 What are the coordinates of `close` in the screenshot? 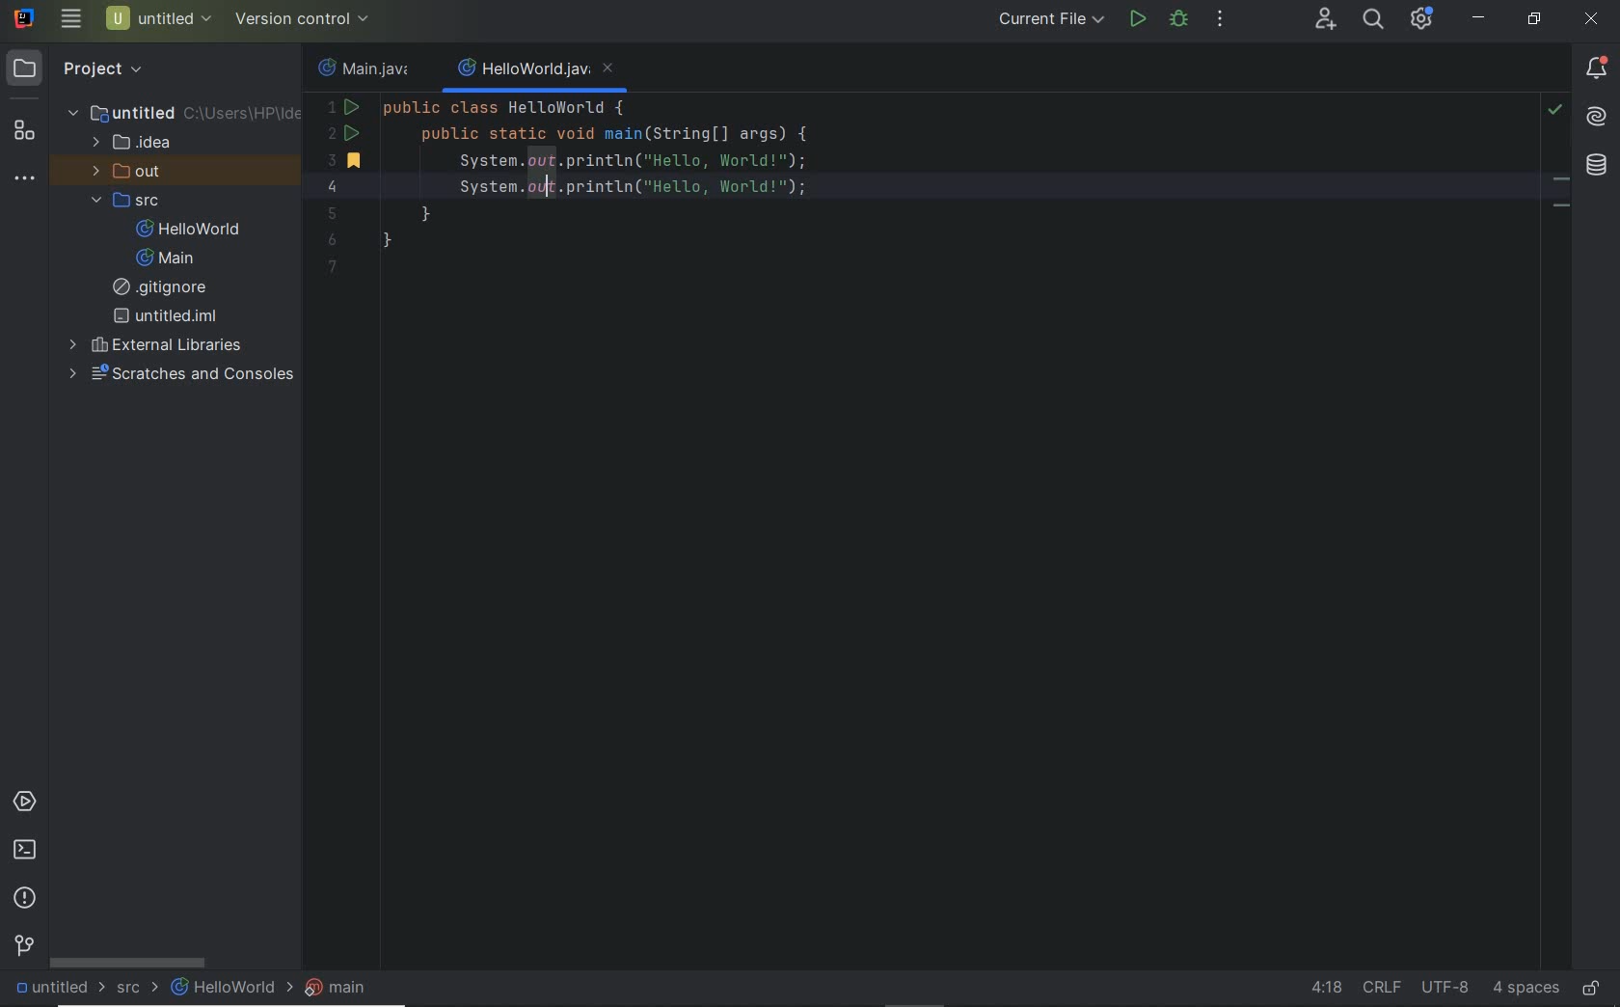 It's located at (1592, 19).